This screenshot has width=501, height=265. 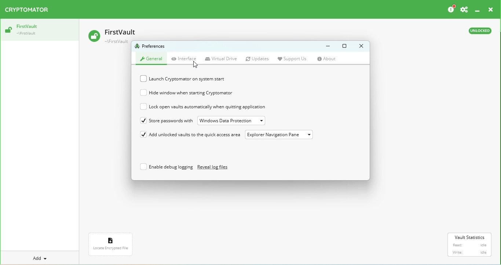 What do you see at coordinates (471, 245) in the screenshot?
I see `Vault statistics` at bounding box center [471, 245].